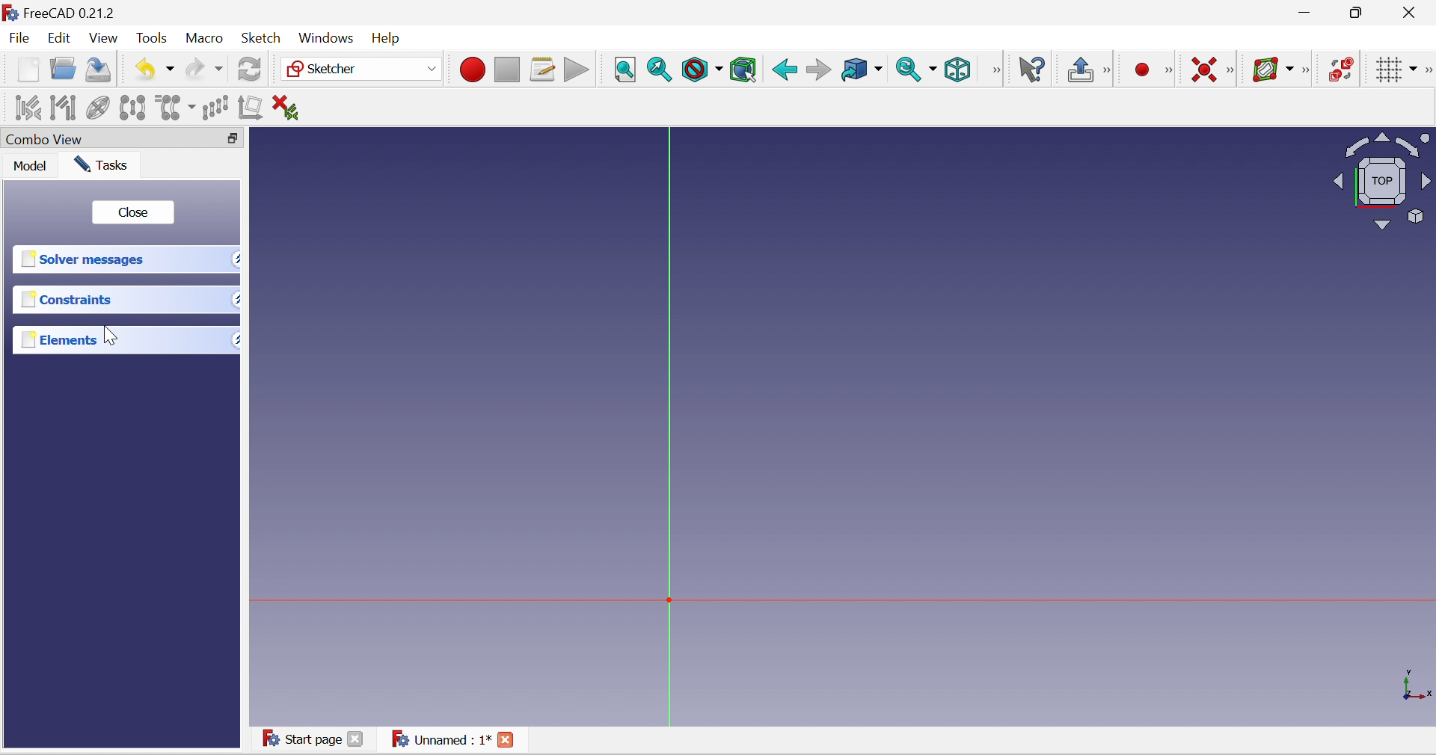  I want to click on Symmetry, so click(133, 108).